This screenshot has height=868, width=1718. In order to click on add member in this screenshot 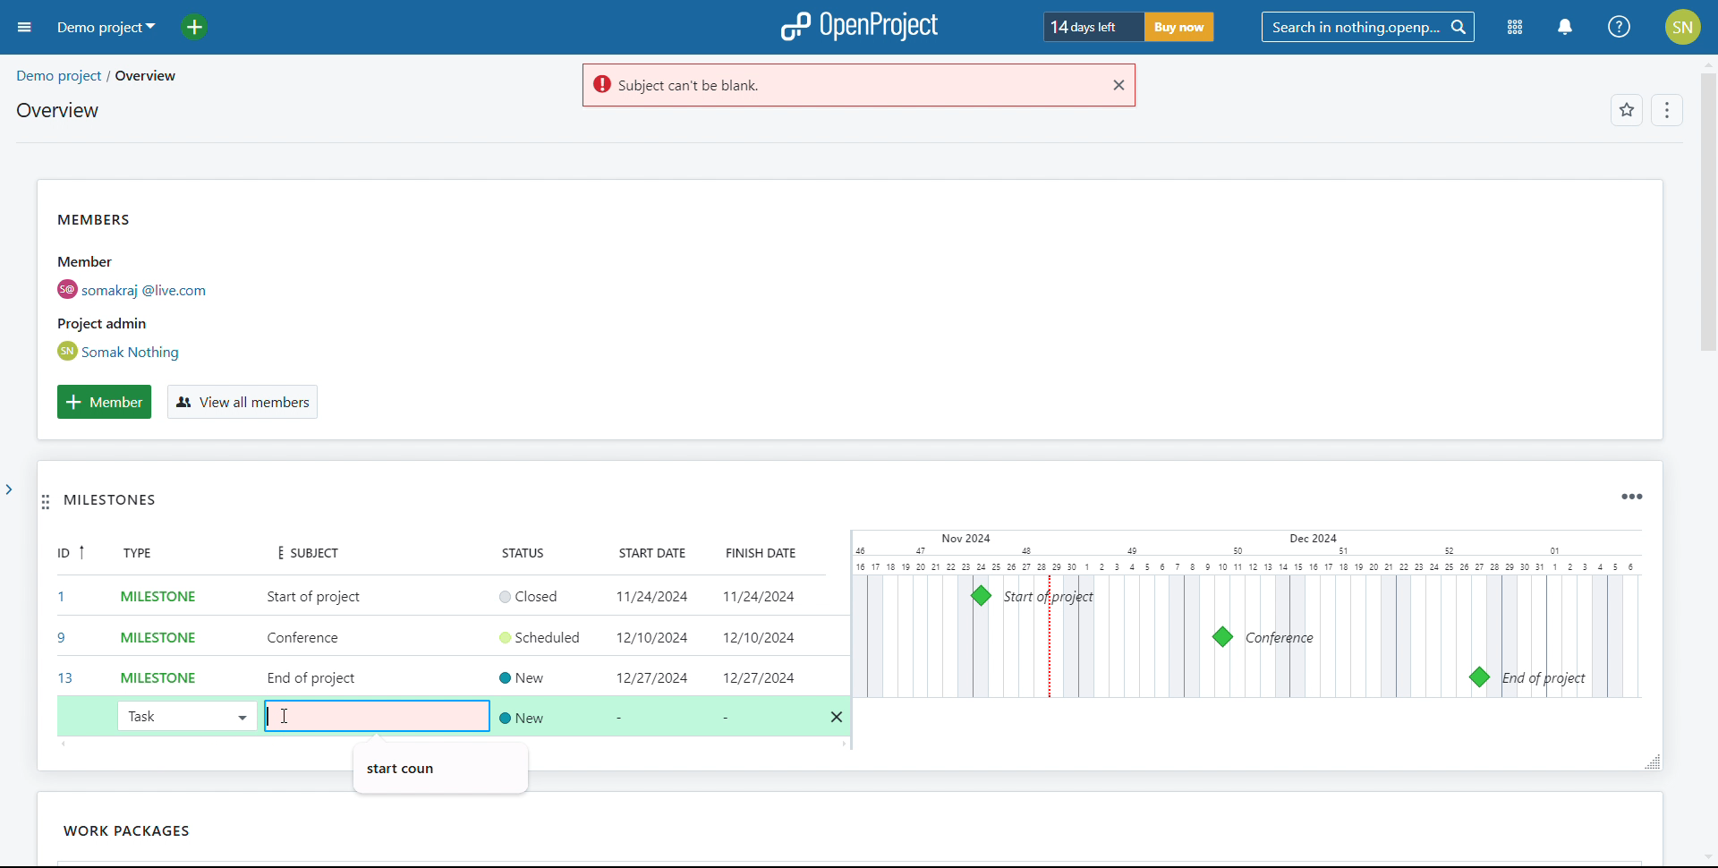, I will do `click(104, 402)`.